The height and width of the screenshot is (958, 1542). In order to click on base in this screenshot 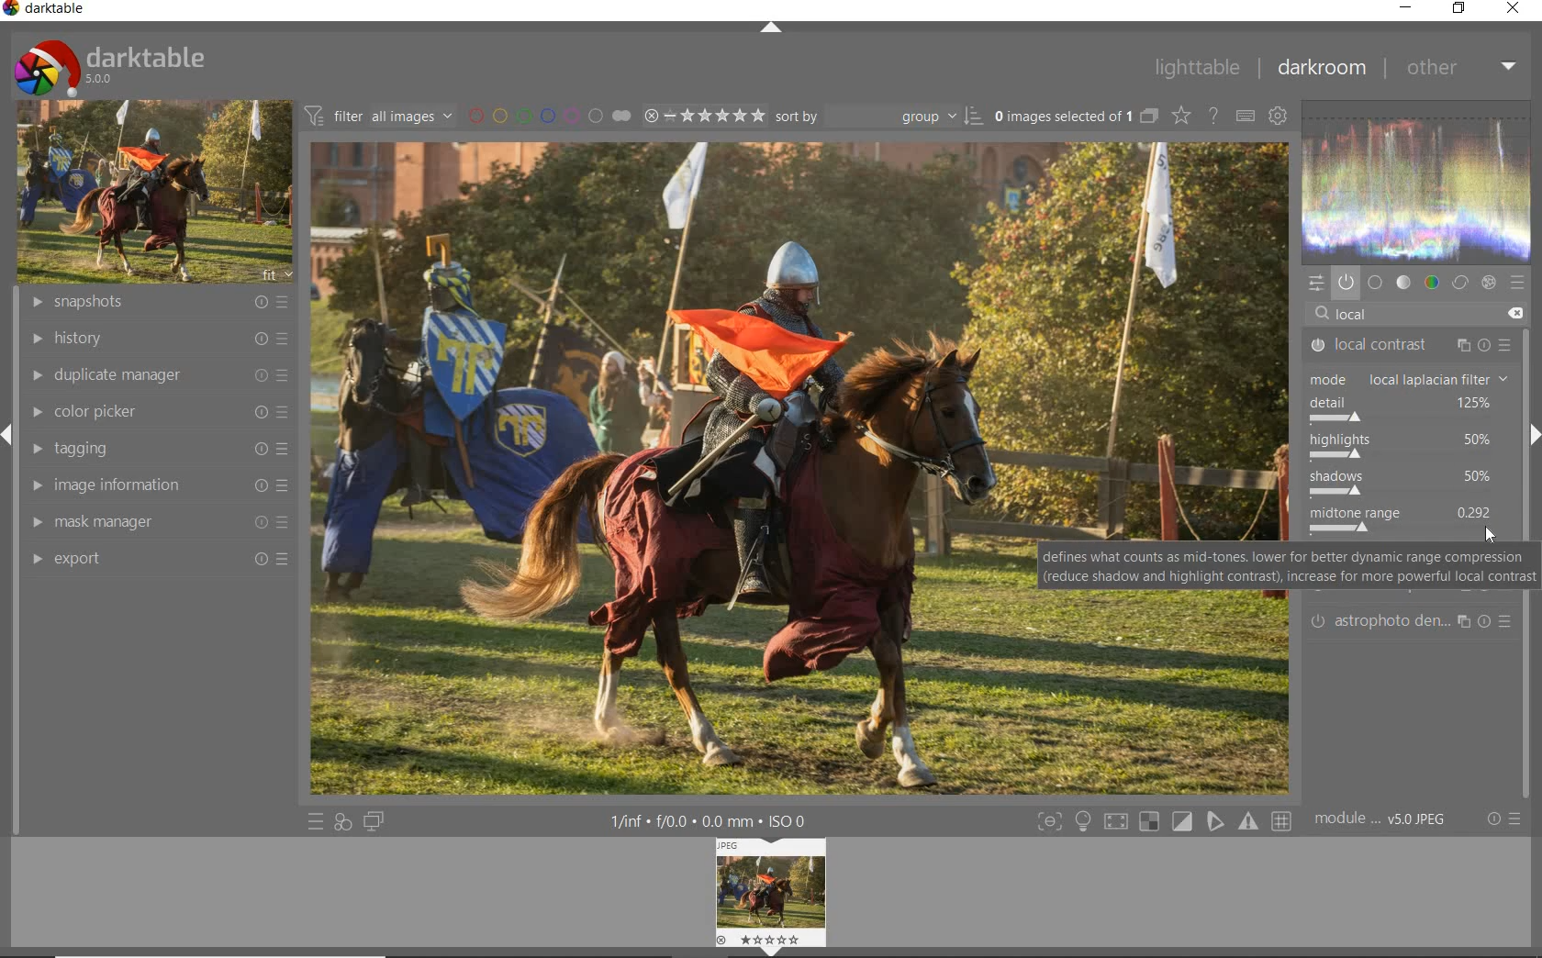, I will do `click(1376, 282)`.